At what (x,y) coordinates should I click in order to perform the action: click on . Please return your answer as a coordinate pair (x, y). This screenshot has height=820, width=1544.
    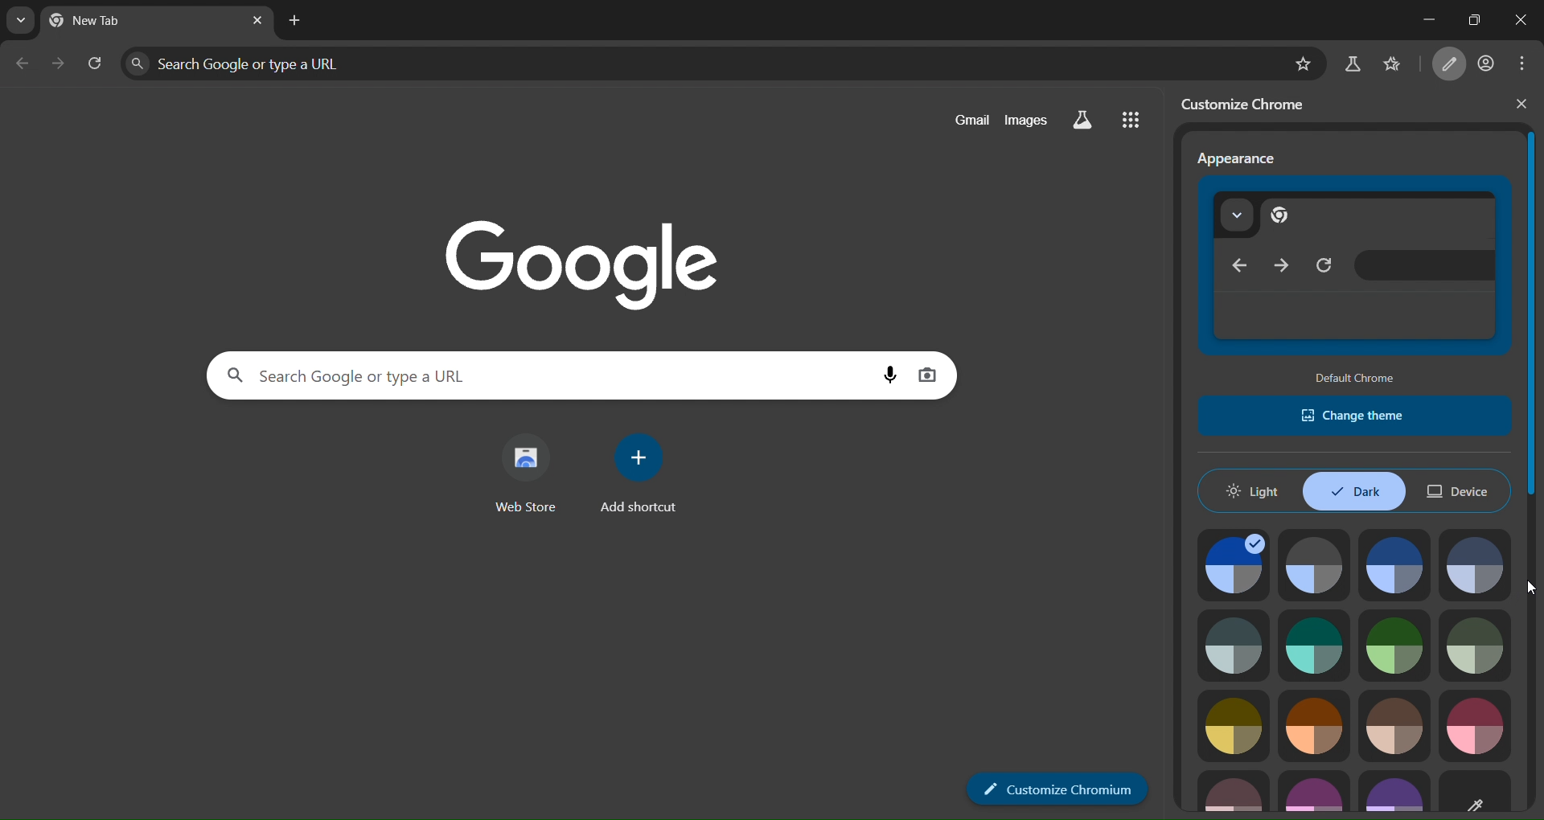
    Looking at the image, I should click on (1525, 367).